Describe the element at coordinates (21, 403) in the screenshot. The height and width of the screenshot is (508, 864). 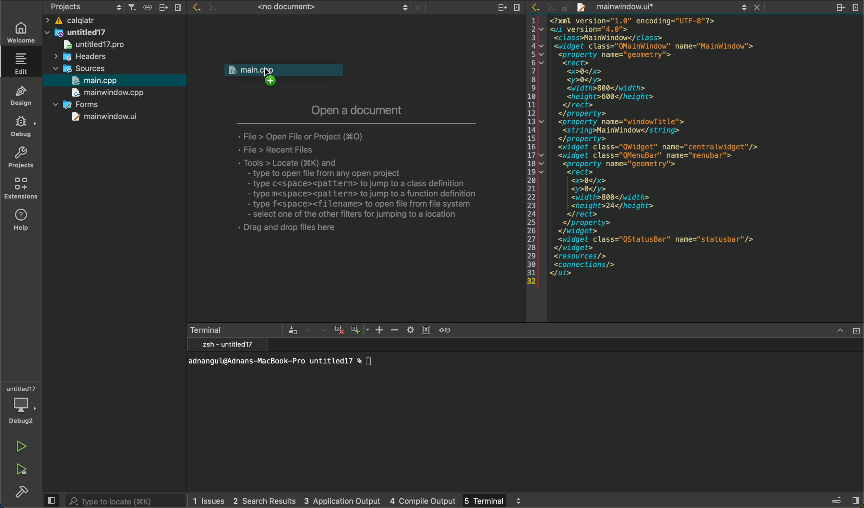
I see `debugger` at that location.